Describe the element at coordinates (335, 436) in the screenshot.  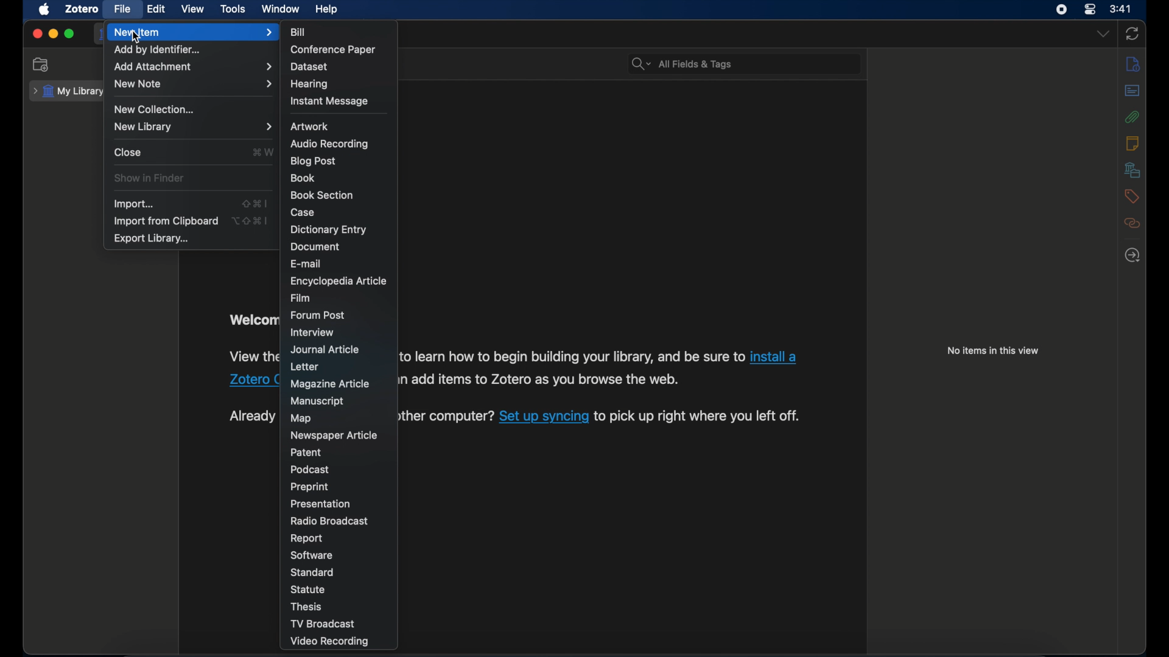
I see `newspaper article` at that location.